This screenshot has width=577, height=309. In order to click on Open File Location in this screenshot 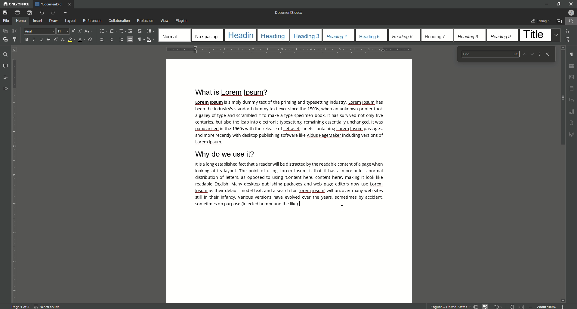, I will do `click(559, 20)`.